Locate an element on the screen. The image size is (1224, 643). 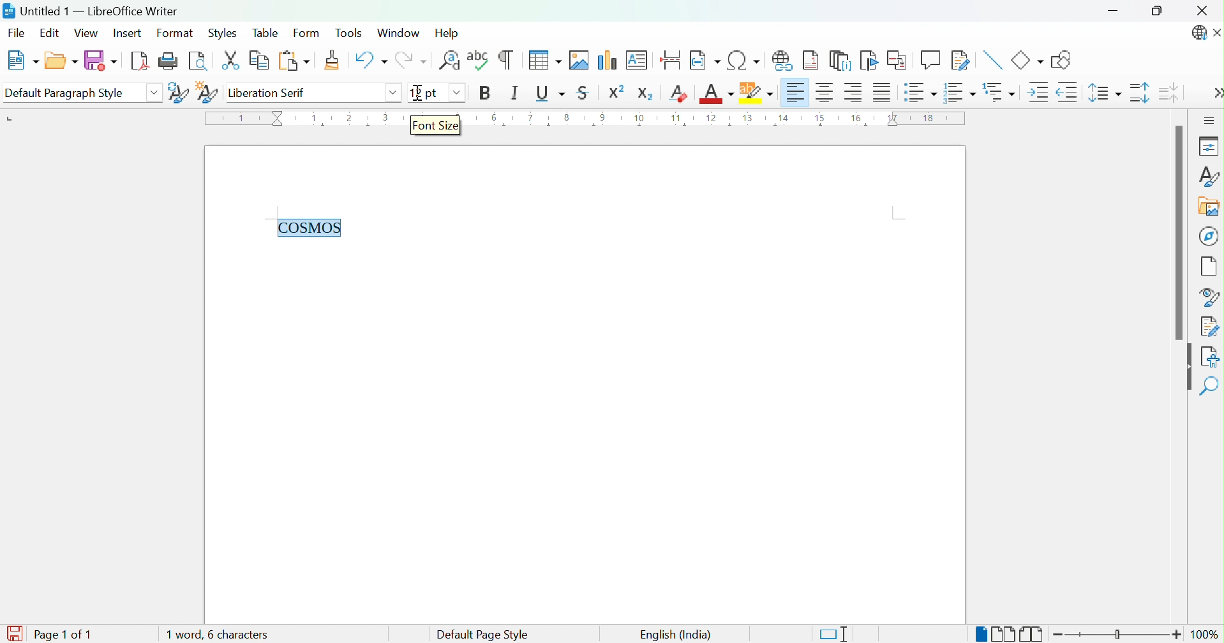
12 pt is located at coordinates (422, 93).